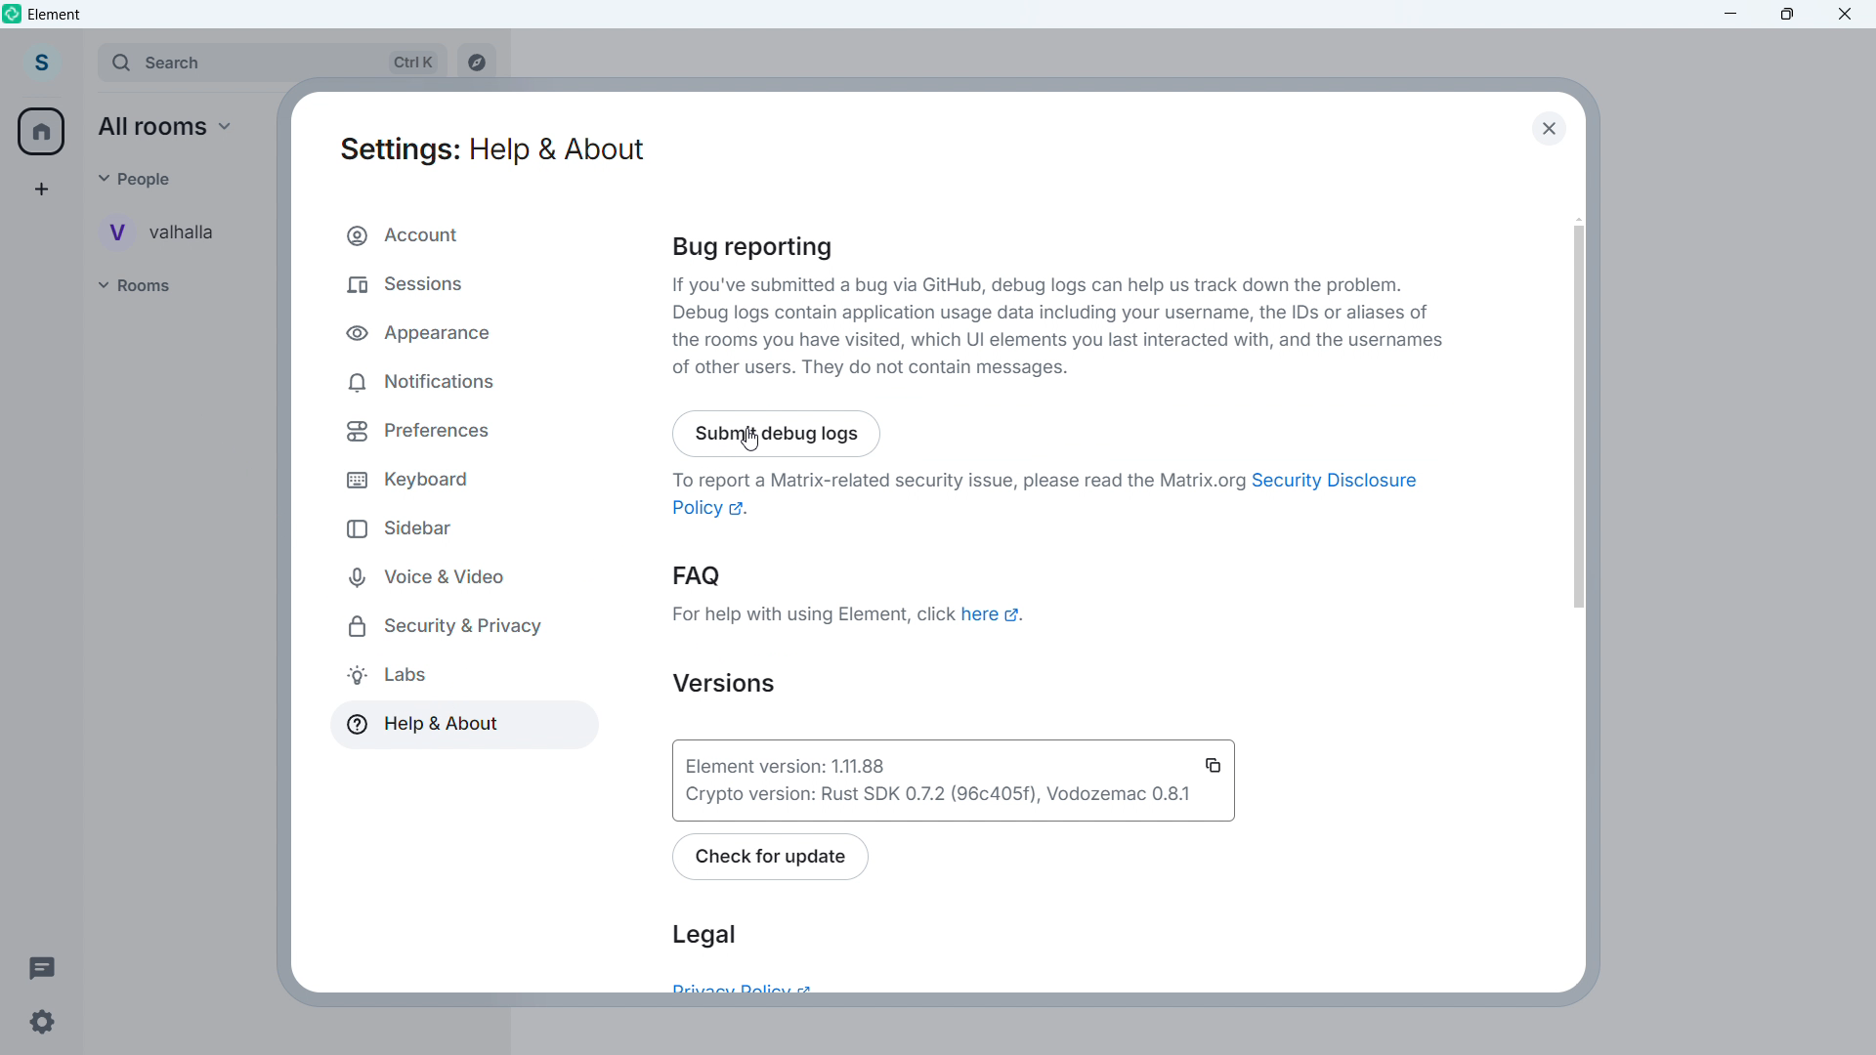 Image resolution: width=1876 pixels, height=1055 pixels. Describe the element at coordinates (152, 286) in the screenshot. I see `Rooms ` at that location.